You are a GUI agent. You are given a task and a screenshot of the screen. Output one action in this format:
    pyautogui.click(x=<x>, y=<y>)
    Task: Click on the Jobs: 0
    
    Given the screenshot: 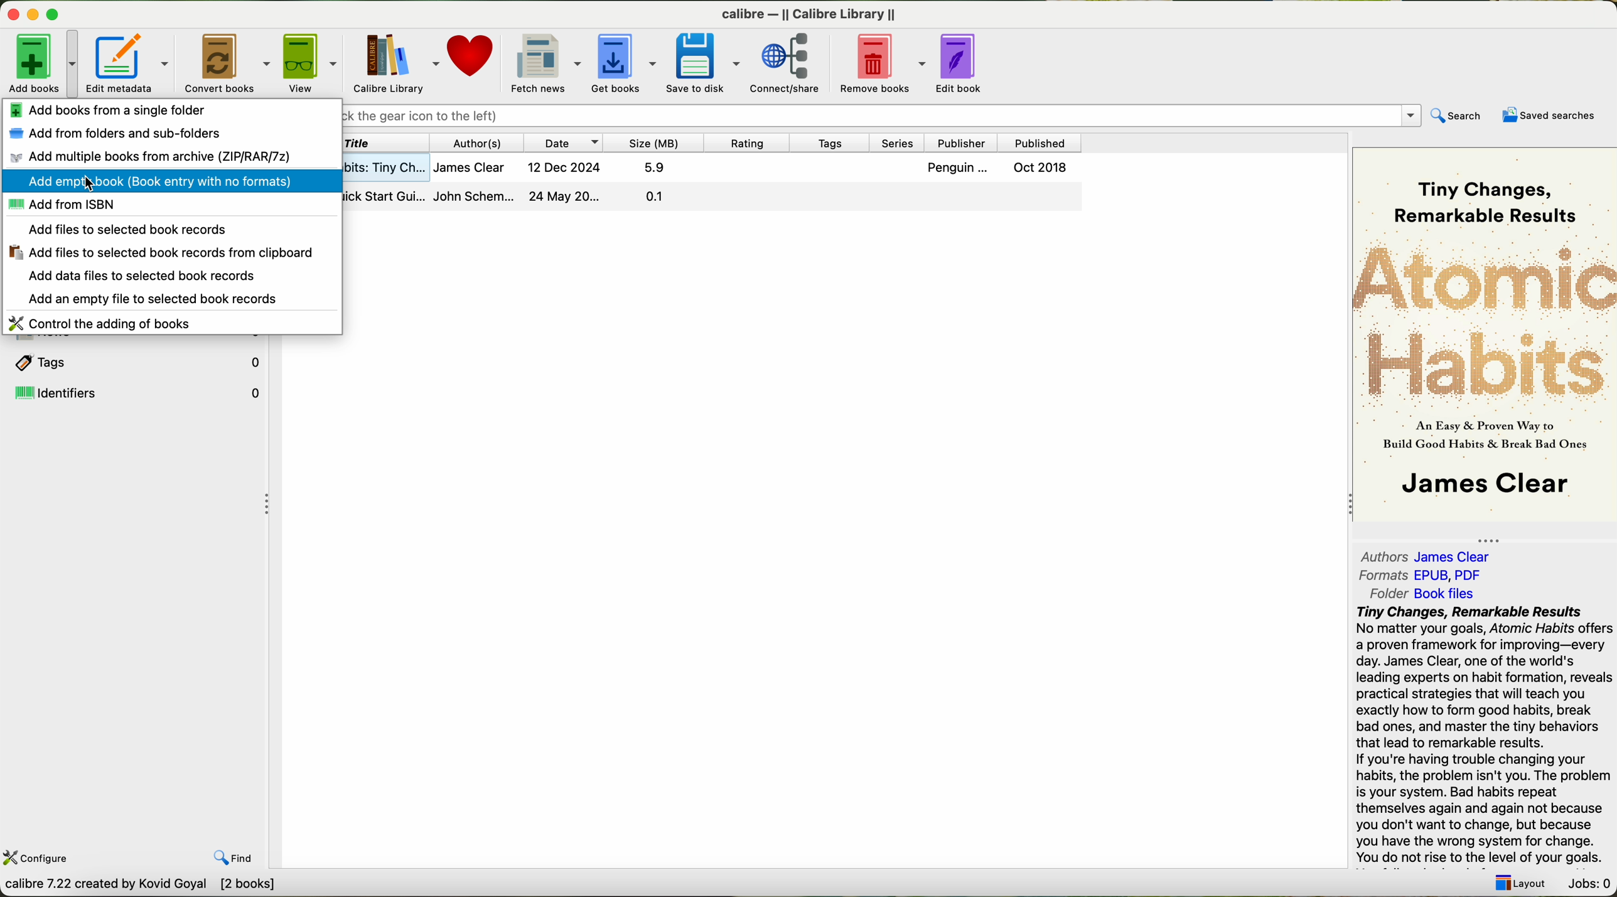 What is the action you would take?
    pyautogui.click(x=1587, y=885)
    